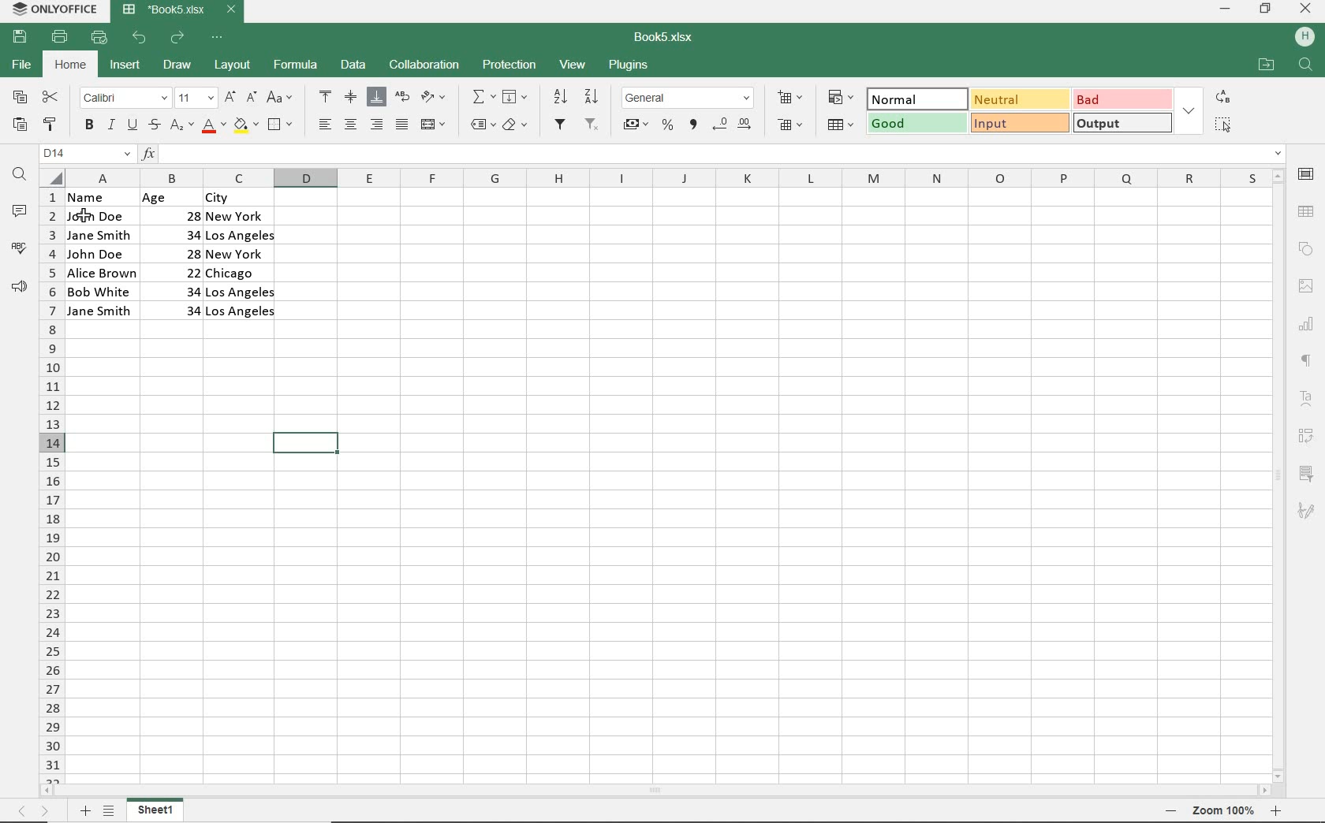 The width and height of the screenshot is (1325, 823). I want to click on UNDO, so click(141, 38).